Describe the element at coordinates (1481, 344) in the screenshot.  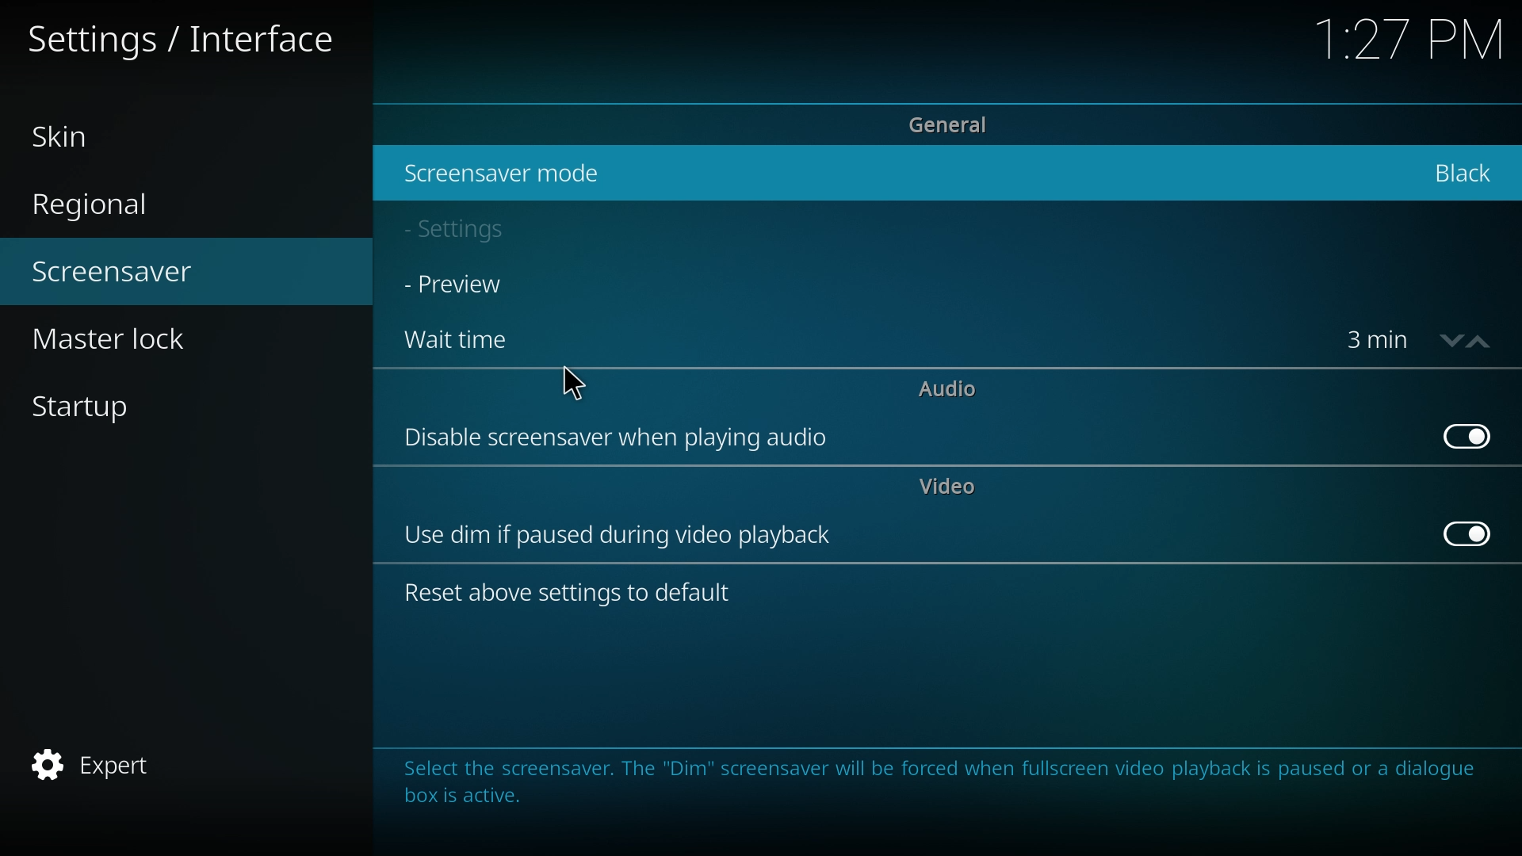
I see `increase time` at that location.